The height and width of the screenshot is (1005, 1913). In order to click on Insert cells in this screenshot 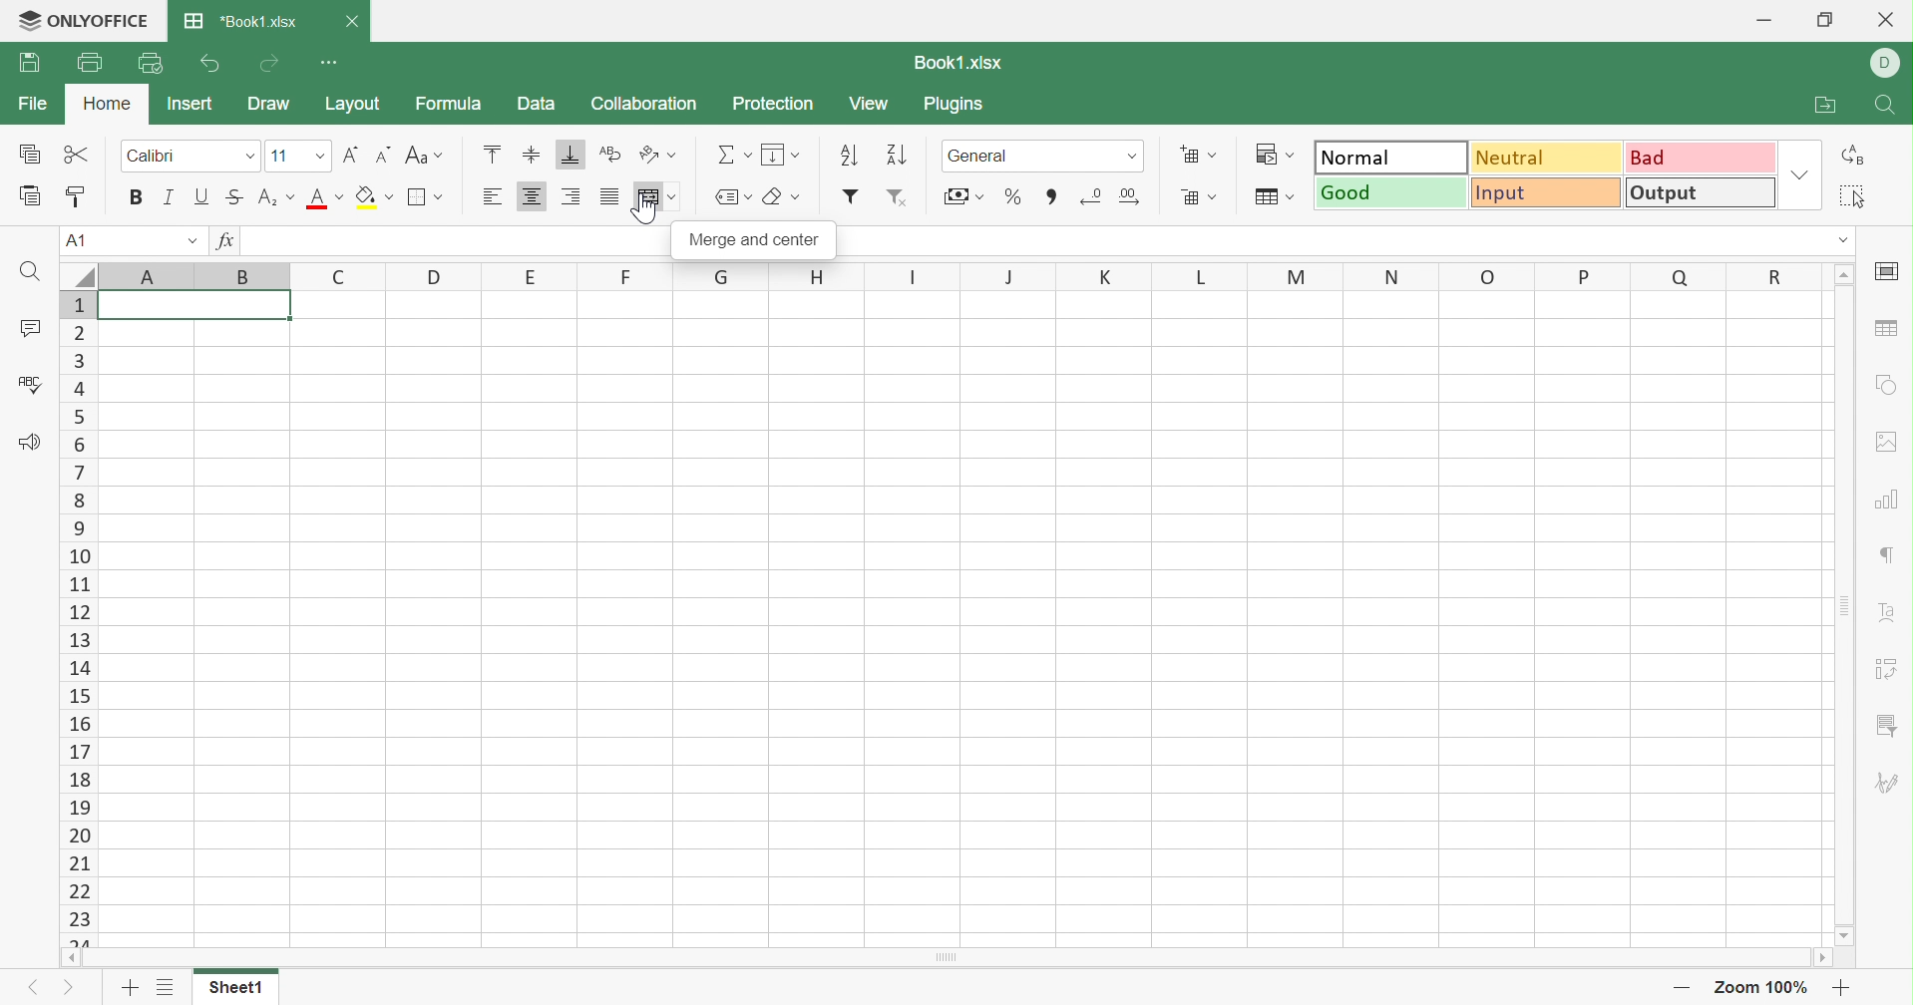, I will do `click(1198, 157)`.